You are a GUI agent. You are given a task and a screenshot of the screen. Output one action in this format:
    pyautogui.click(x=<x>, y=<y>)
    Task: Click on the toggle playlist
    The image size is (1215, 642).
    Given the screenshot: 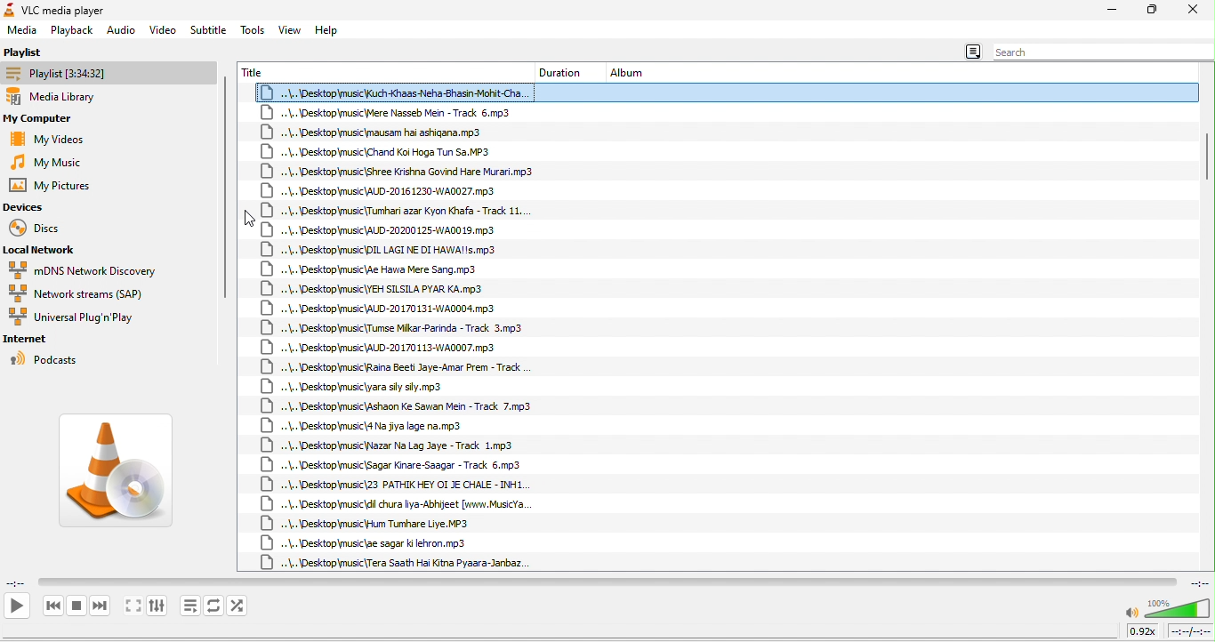 What is the action you would take?
    pyautogui.click(x=190, y=606)
    